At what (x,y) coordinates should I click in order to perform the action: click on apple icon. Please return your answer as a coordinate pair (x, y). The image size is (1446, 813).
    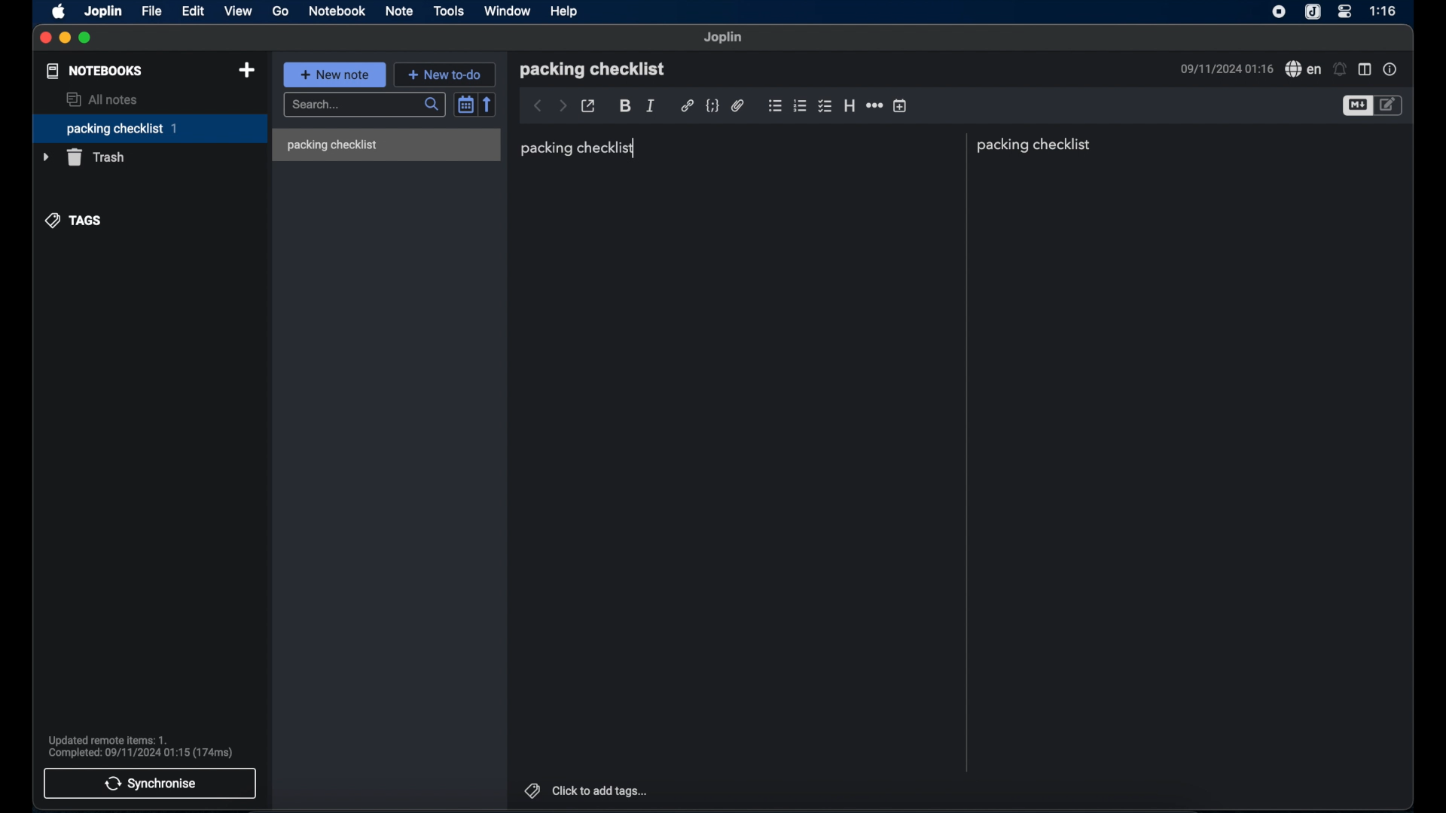
    Looking at the image, I should click on (58, 12).